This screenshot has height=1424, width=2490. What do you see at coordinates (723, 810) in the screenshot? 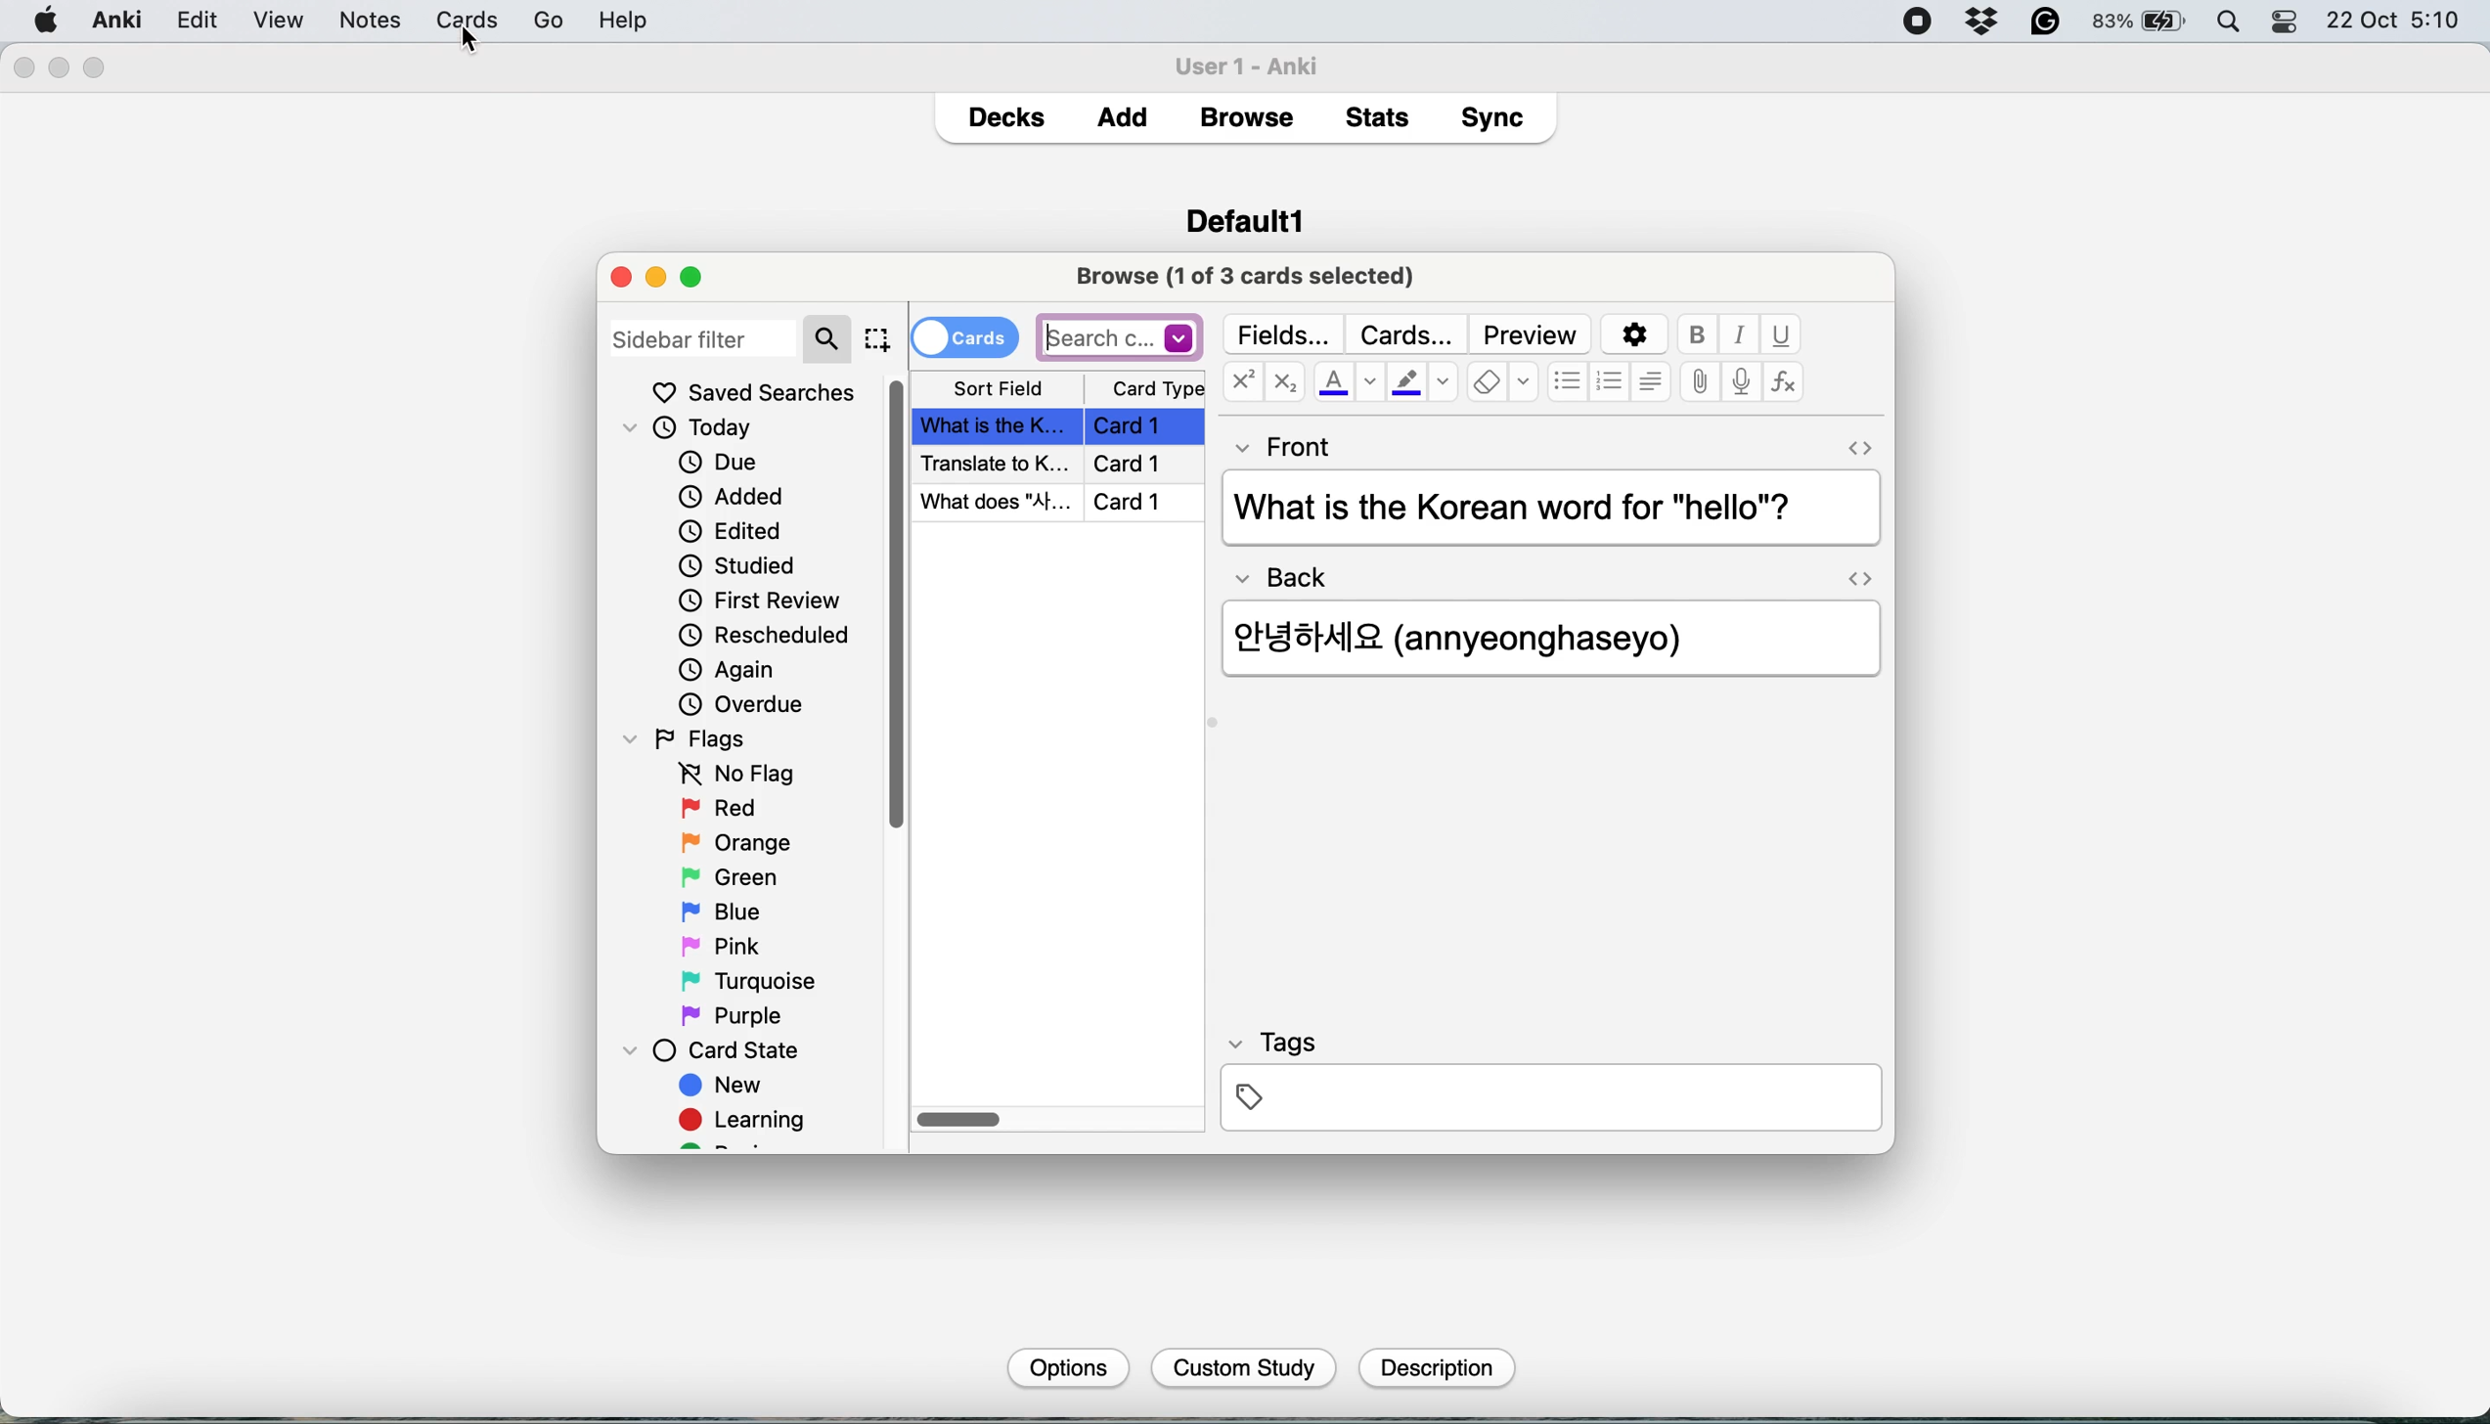
I see `red` at bounding box center [723, 810].